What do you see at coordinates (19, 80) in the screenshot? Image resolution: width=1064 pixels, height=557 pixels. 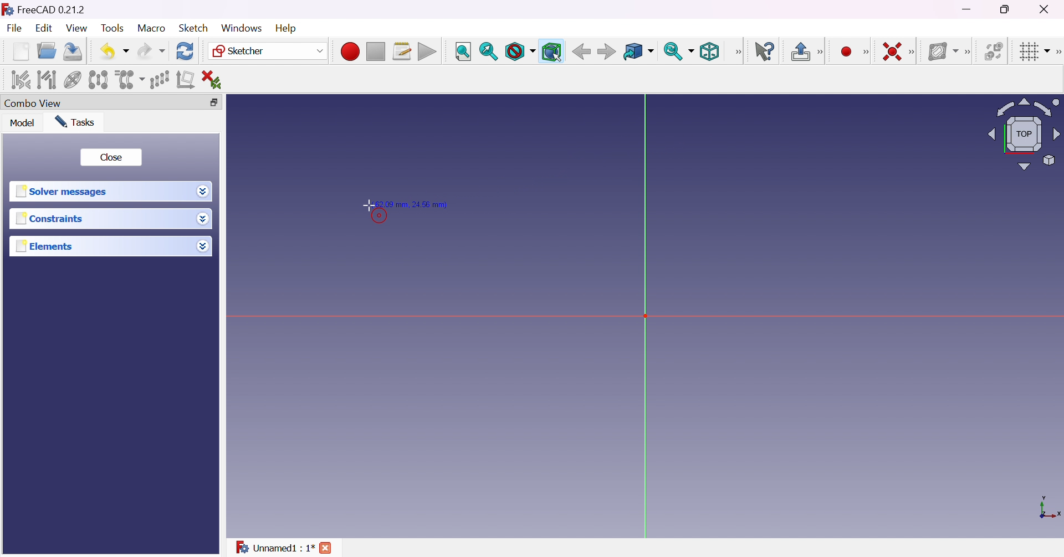 I see `Select associated constraints` at bounding box center [19, 80].